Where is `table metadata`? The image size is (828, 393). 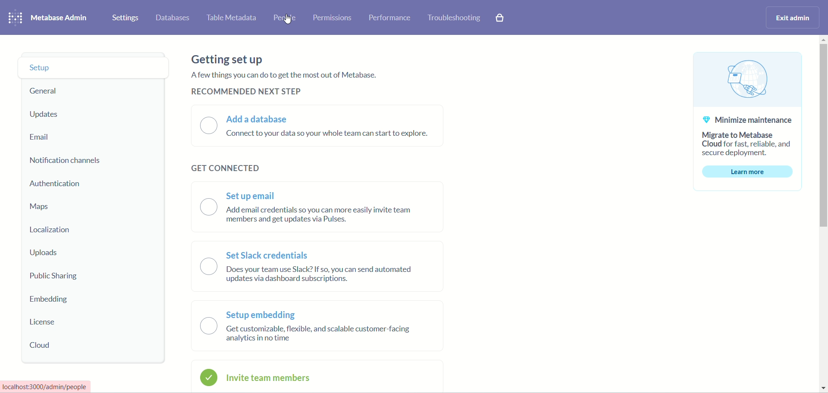 table metadata is located at coordinates (232, 20).